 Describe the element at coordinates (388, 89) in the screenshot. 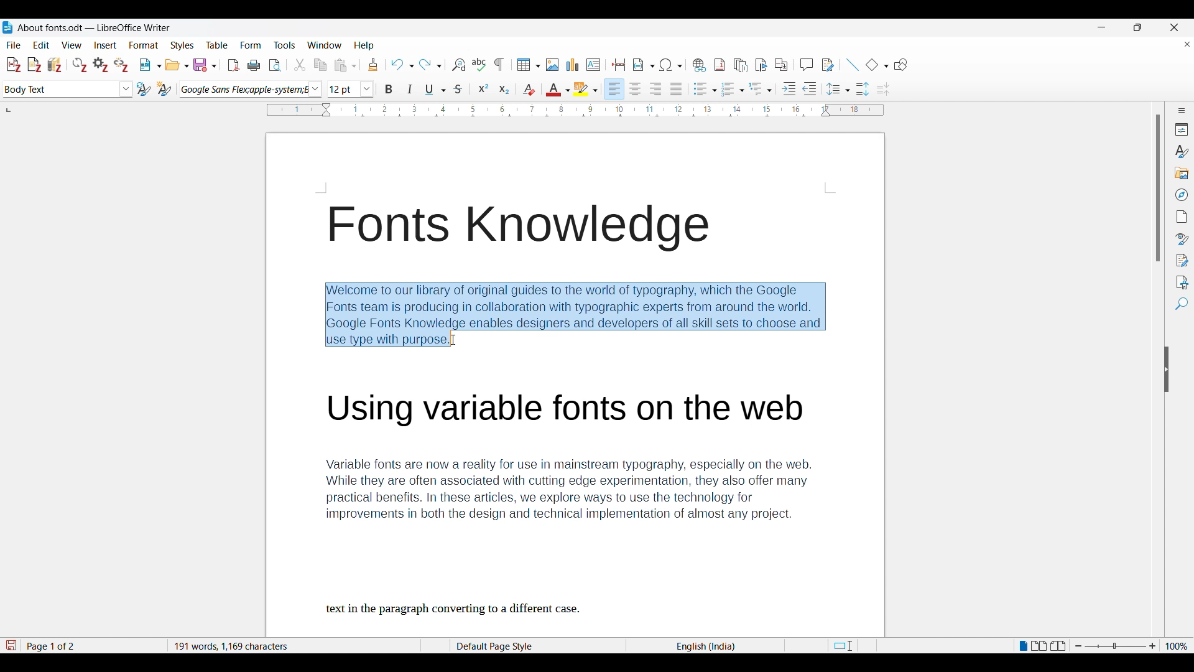

I see `Bold` at that location.